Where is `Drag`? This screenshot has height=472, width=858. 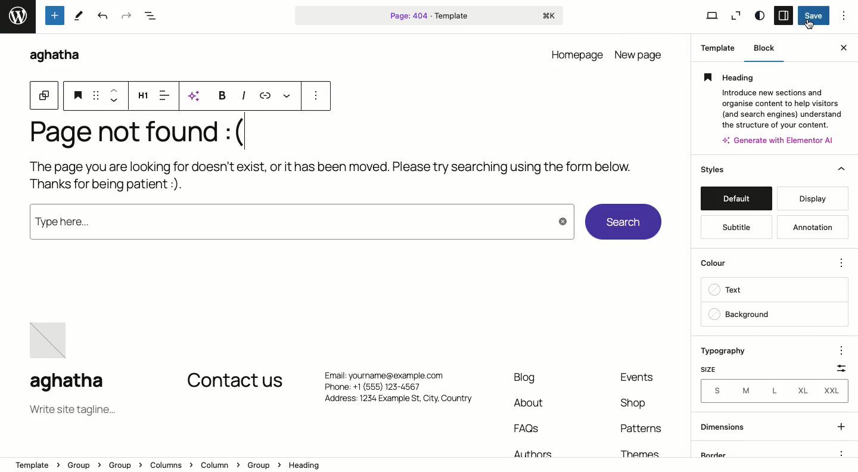 Drag is located at coordinates (96, 95).